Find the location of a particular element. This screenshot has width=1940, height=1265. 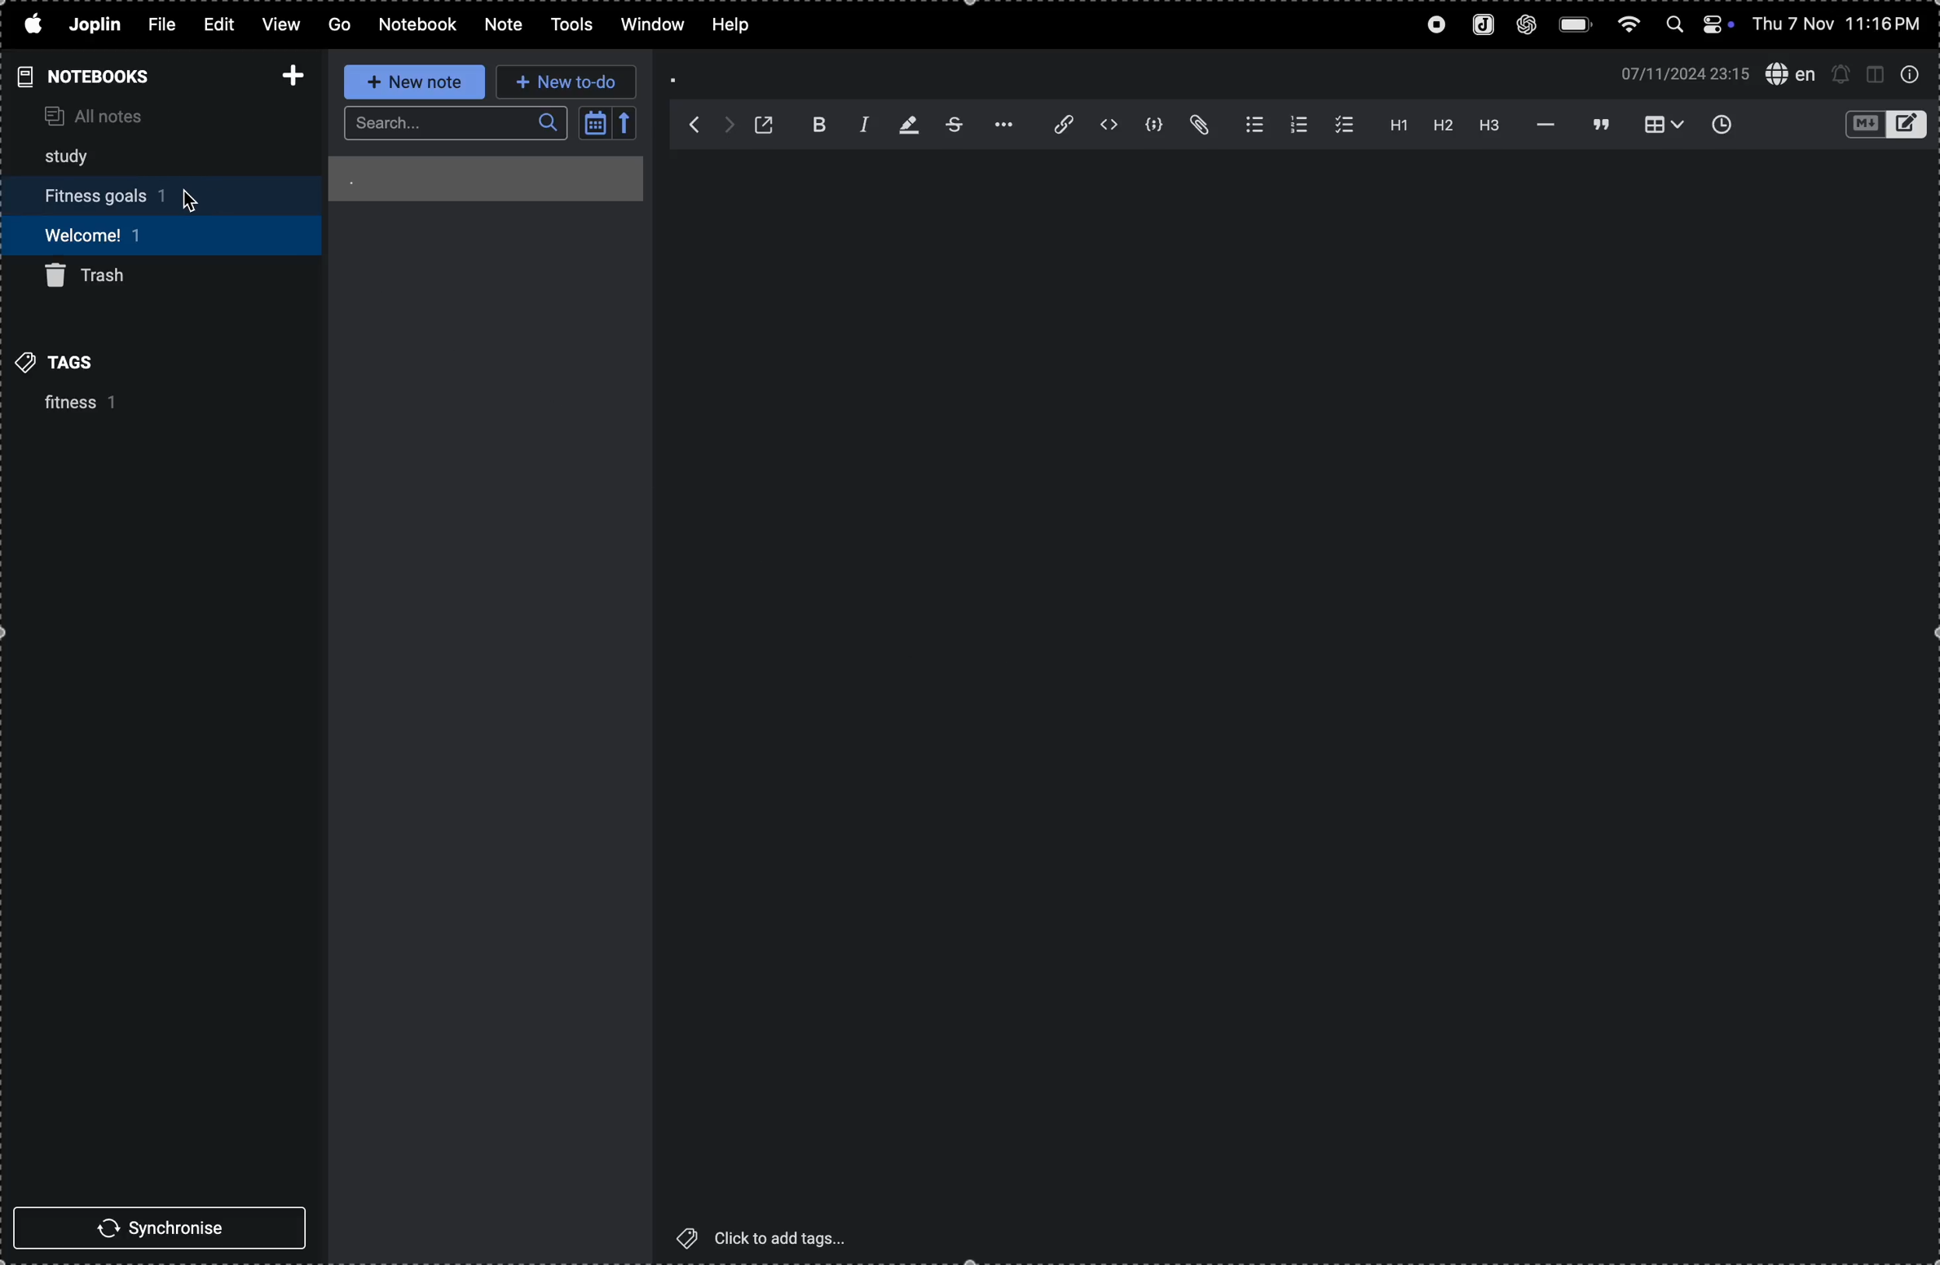

. is located at coordinates (676, 74).